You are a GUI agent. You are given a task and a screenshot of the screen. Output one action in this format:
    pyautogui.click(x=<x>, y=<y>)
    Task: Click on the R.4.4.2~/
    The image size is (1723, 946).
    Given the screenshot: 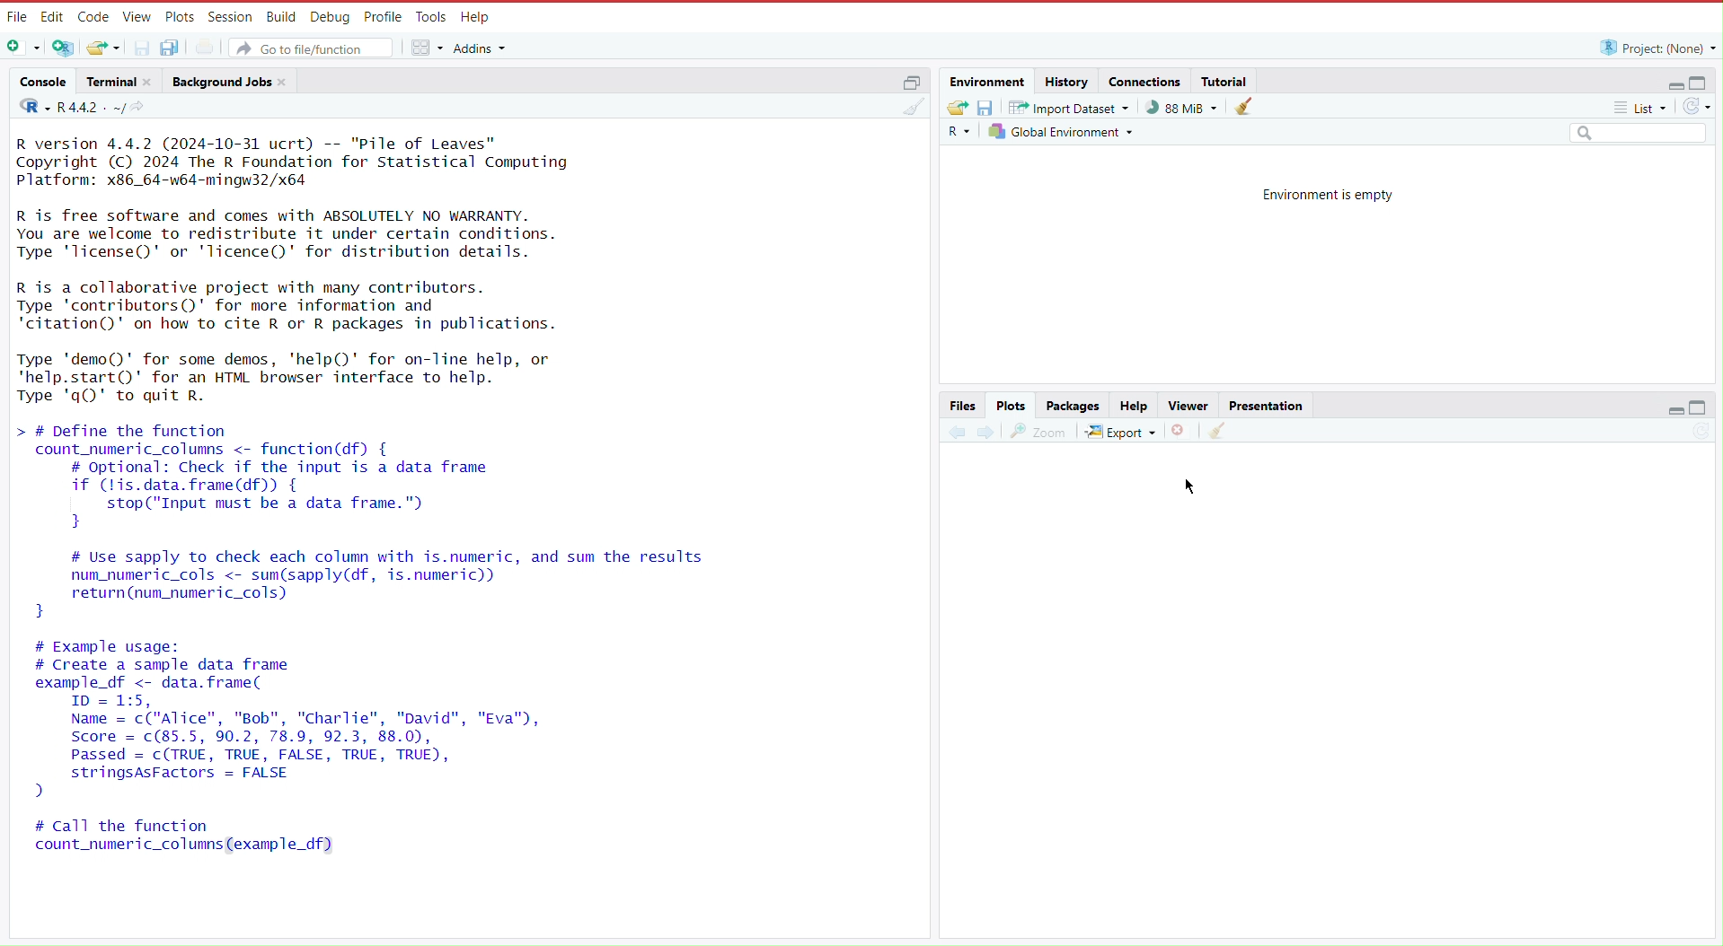 What is the action you would take?
    pyautogui.click(x=92, y=107)
    